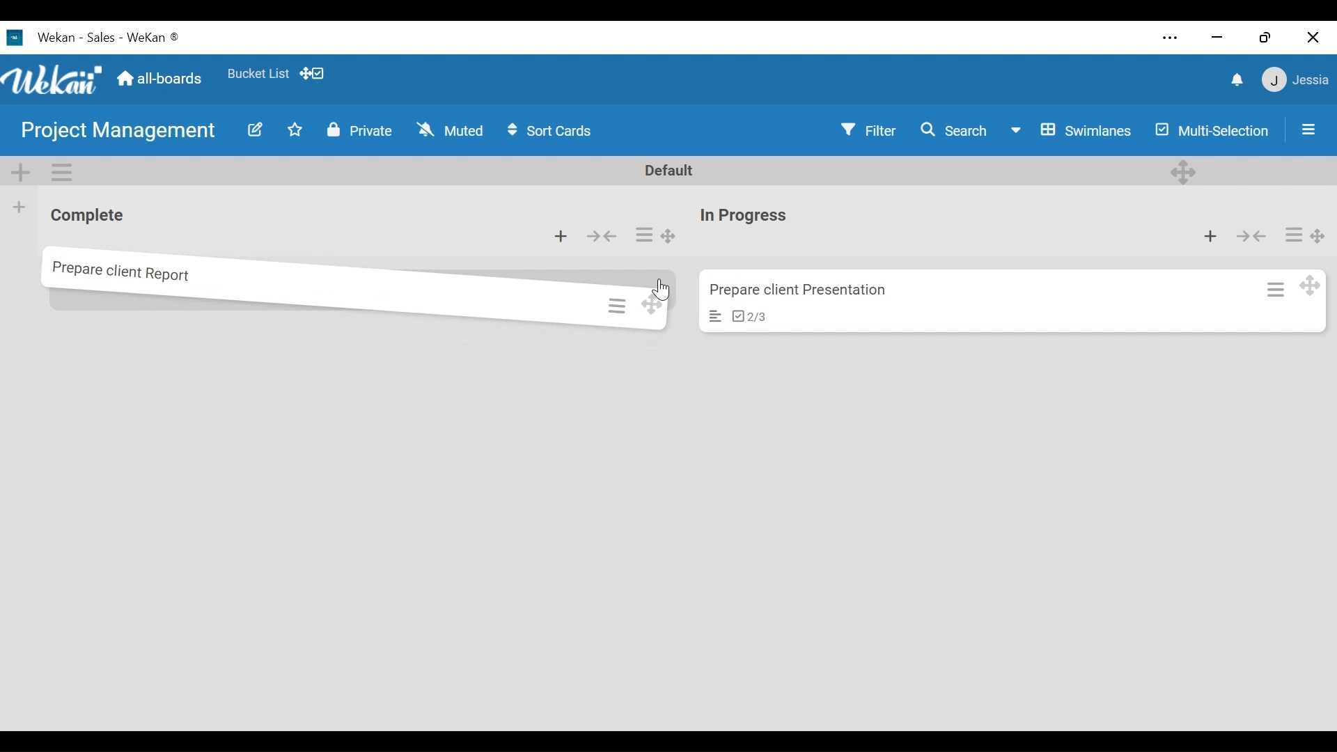  I want to click on List name, so click(86, 217).